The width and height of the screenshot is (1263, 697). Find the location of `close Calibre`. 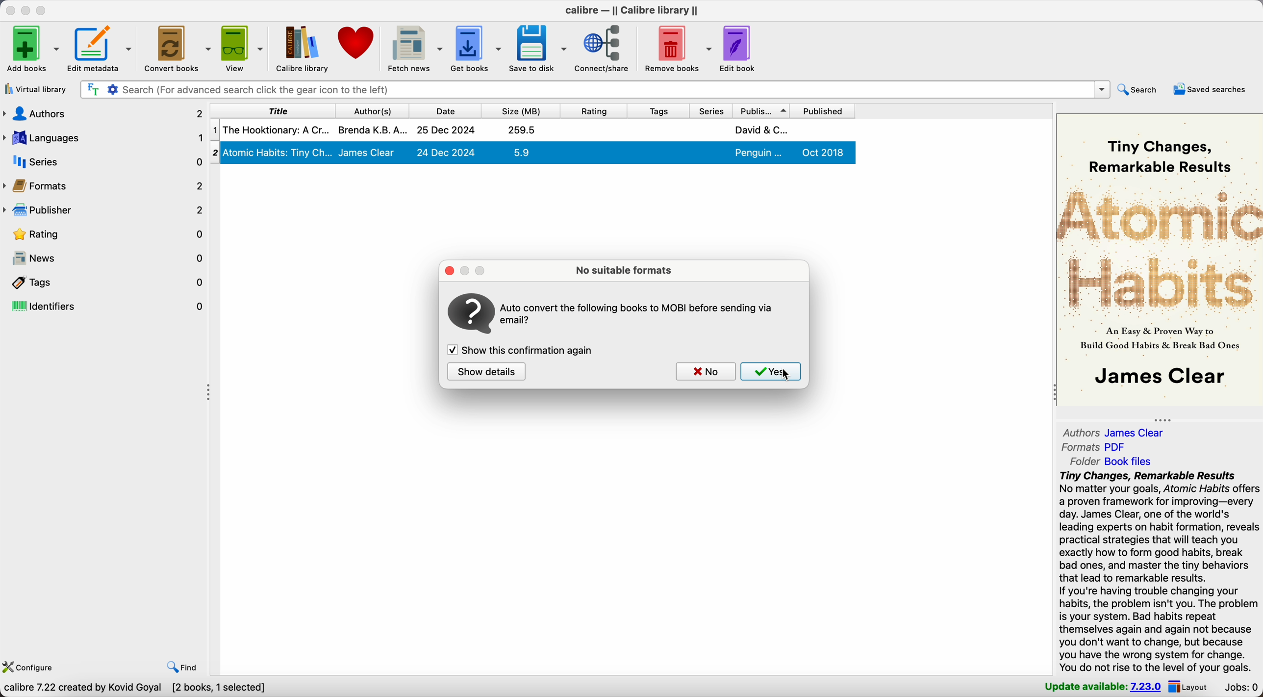

close Calibre is located at coordinates (9, 9).